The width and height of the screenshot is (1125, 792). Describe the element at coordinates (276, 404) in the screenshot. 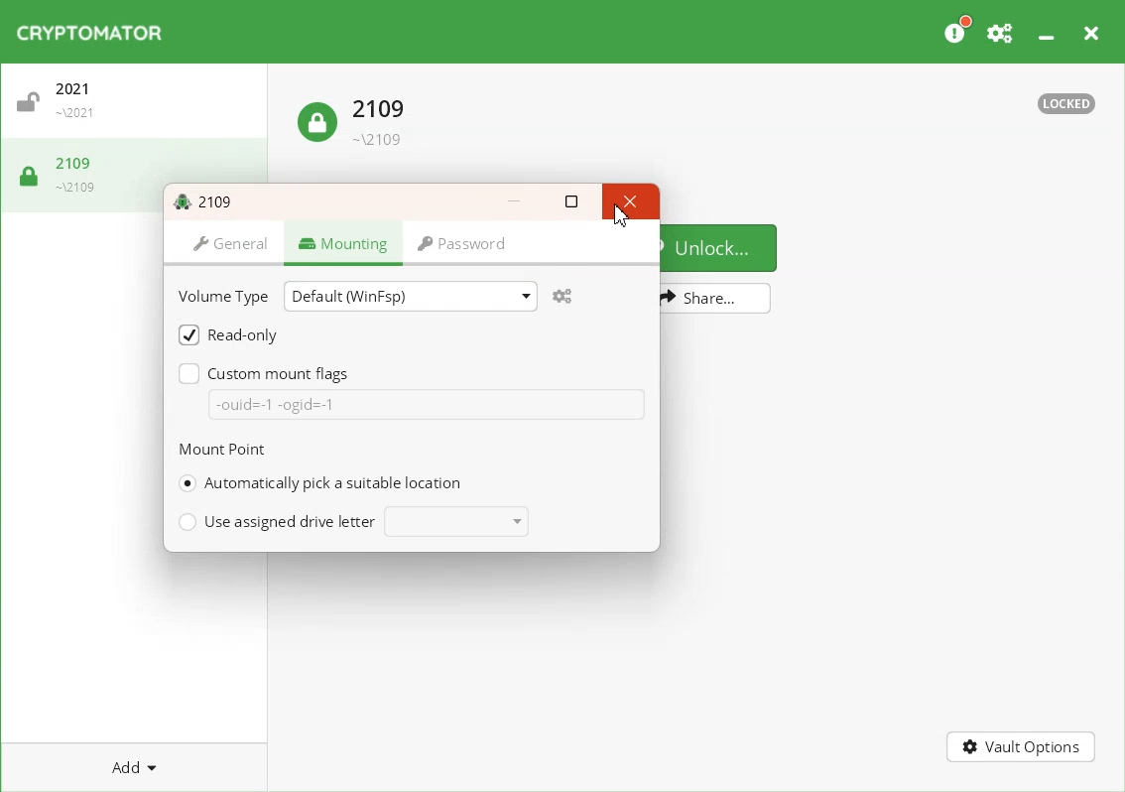

I see `Text` at that location.